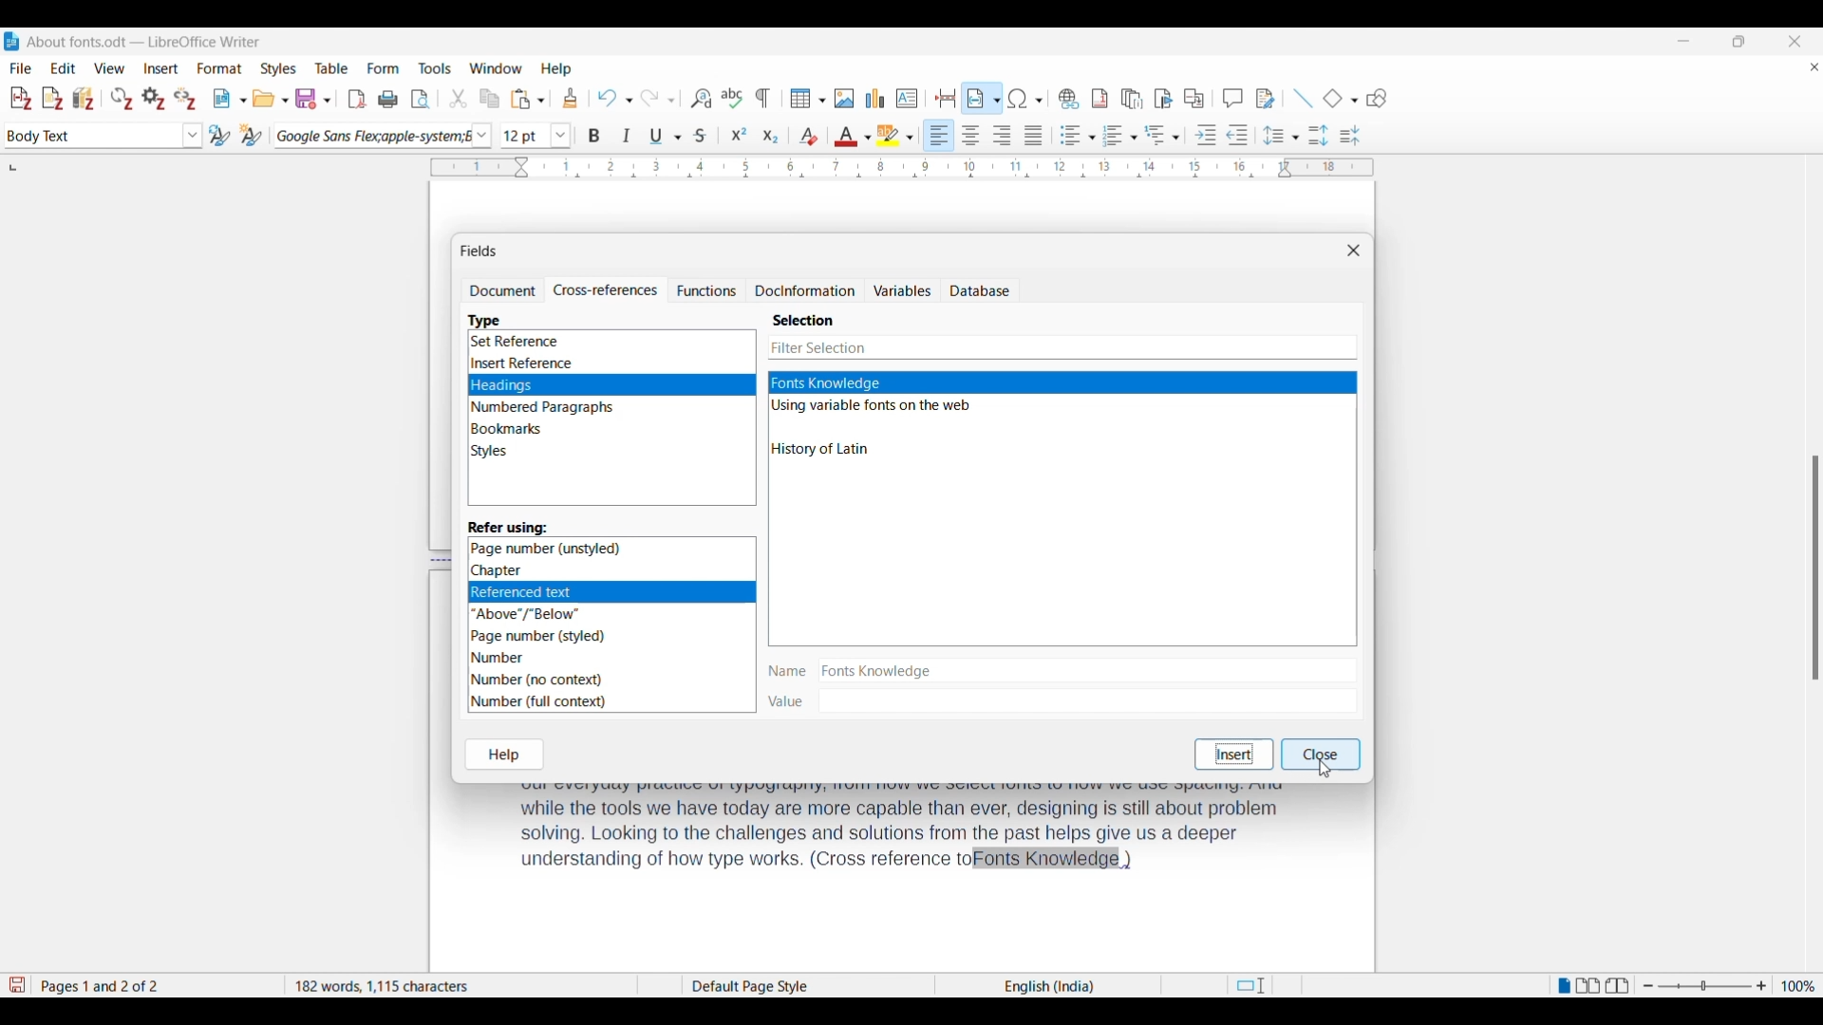  I want to click on Underline options, so click(665, 136).